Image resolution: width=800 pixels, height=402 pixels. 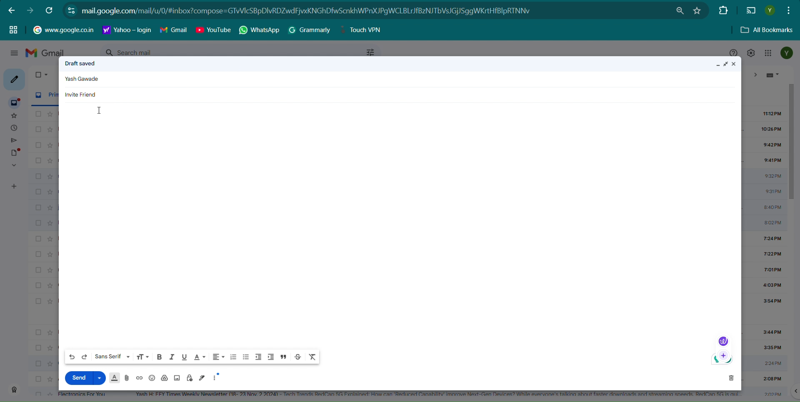 What do you see at coordinates (159, 356) in the screenshot?
I see `Bold` at bounding box center [159, 356].